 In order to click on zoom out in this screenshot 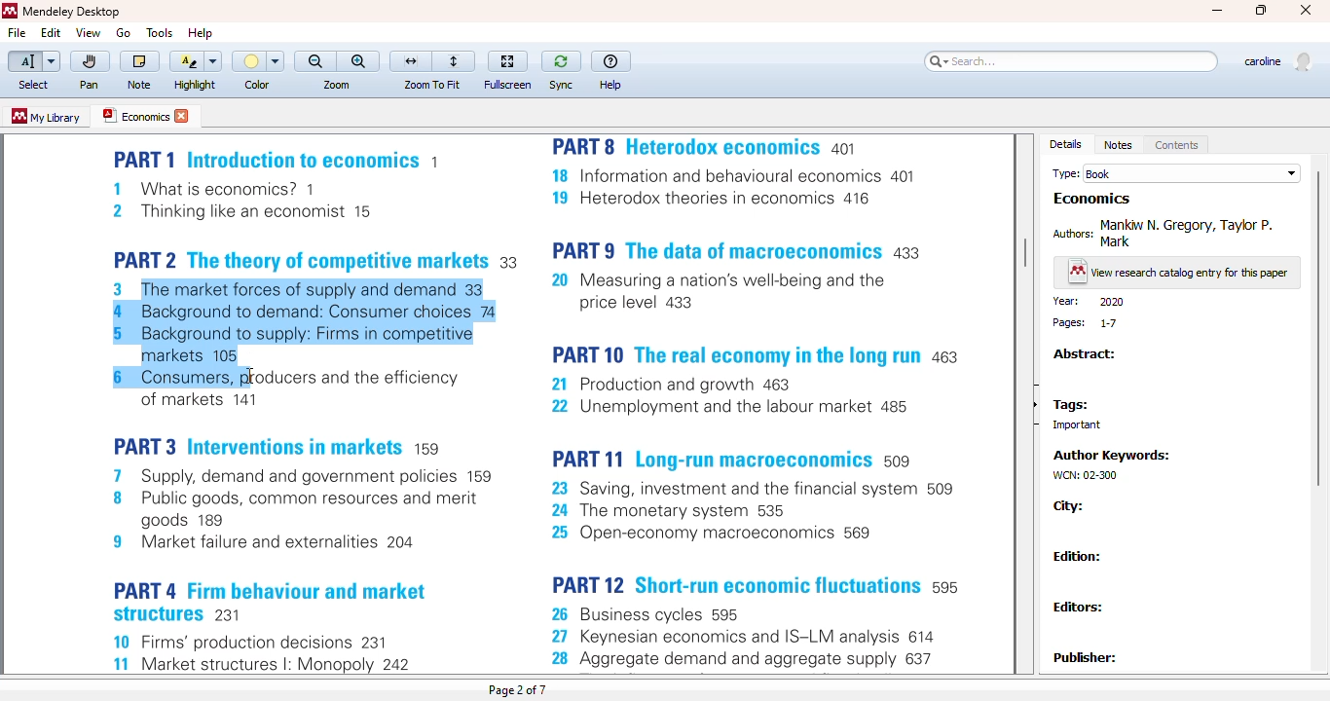, I will do `click(315, 61)`.